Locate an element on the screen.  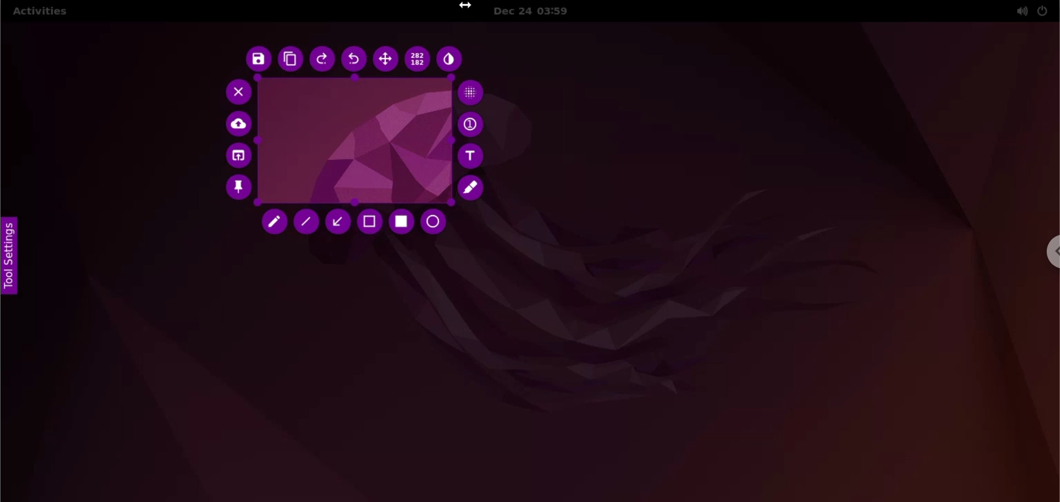
move selection is located at coordinates (384, 60).